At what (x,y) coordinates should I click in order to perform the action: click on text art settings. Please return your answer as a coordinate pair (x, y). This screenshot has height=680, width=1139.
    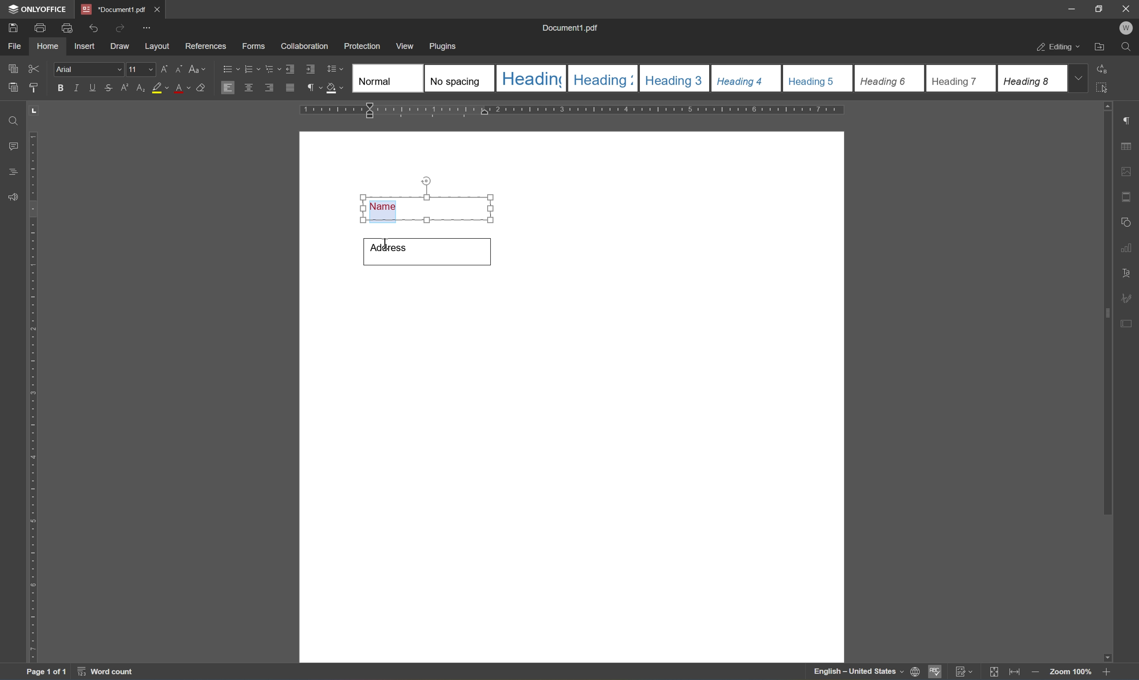
    Looking at the image, I should click on (1128, 271).